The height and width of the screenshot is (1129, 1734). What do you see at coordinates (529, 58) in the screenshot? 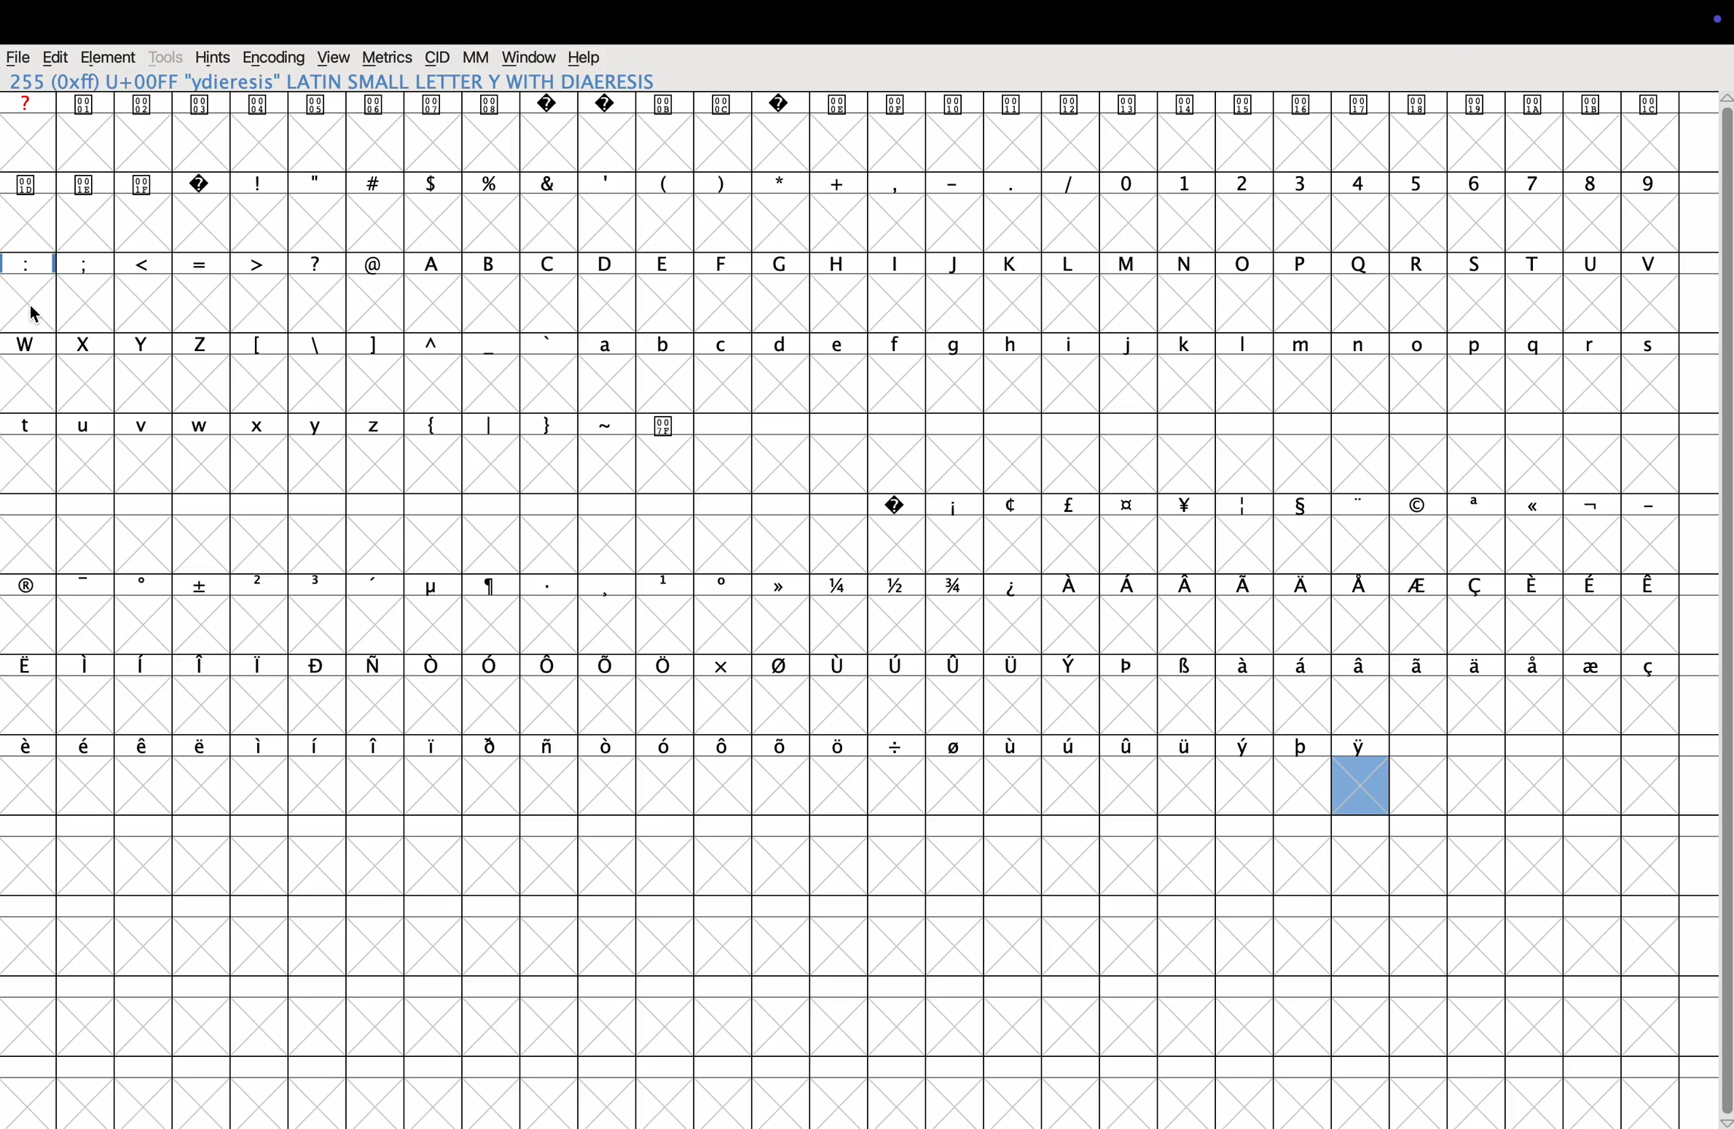
I see `window` at bounding box center [529, 58].